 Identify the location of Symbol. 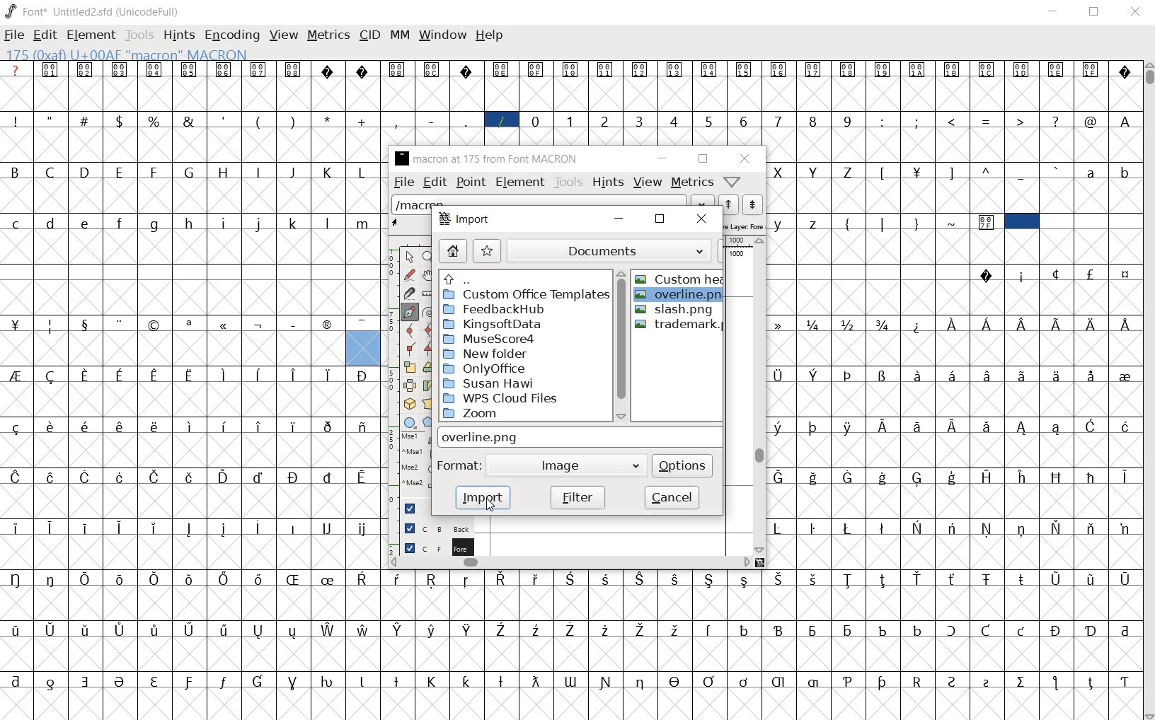
(919, 579).